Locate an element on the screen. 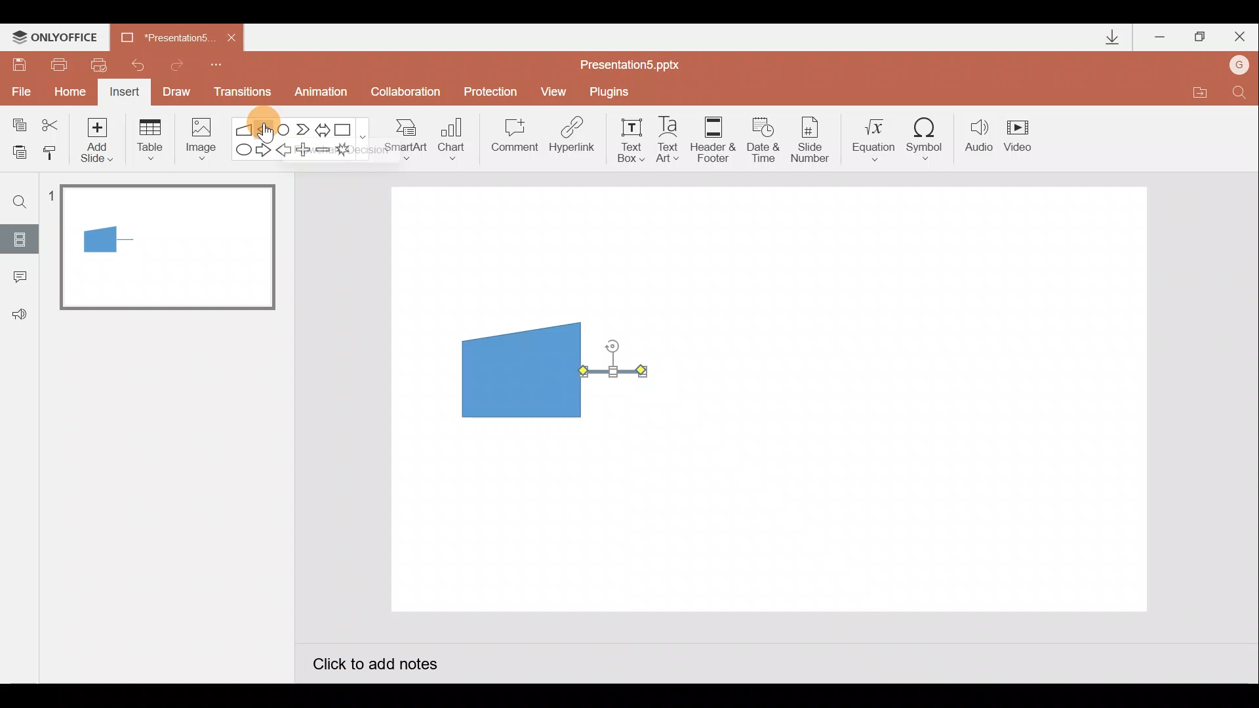 This screenshot has height=708, width=1259. Cursor is located at coordinates (264, 124).